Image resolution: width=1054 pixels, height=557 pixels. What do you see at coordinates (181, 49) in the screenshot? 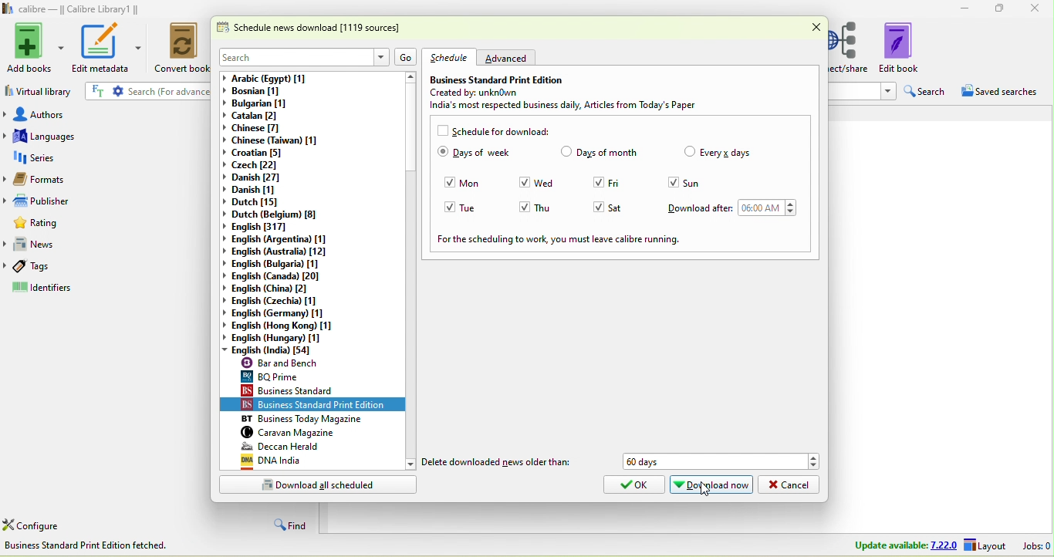
I see `convert books` at bounding box center [181, 49].